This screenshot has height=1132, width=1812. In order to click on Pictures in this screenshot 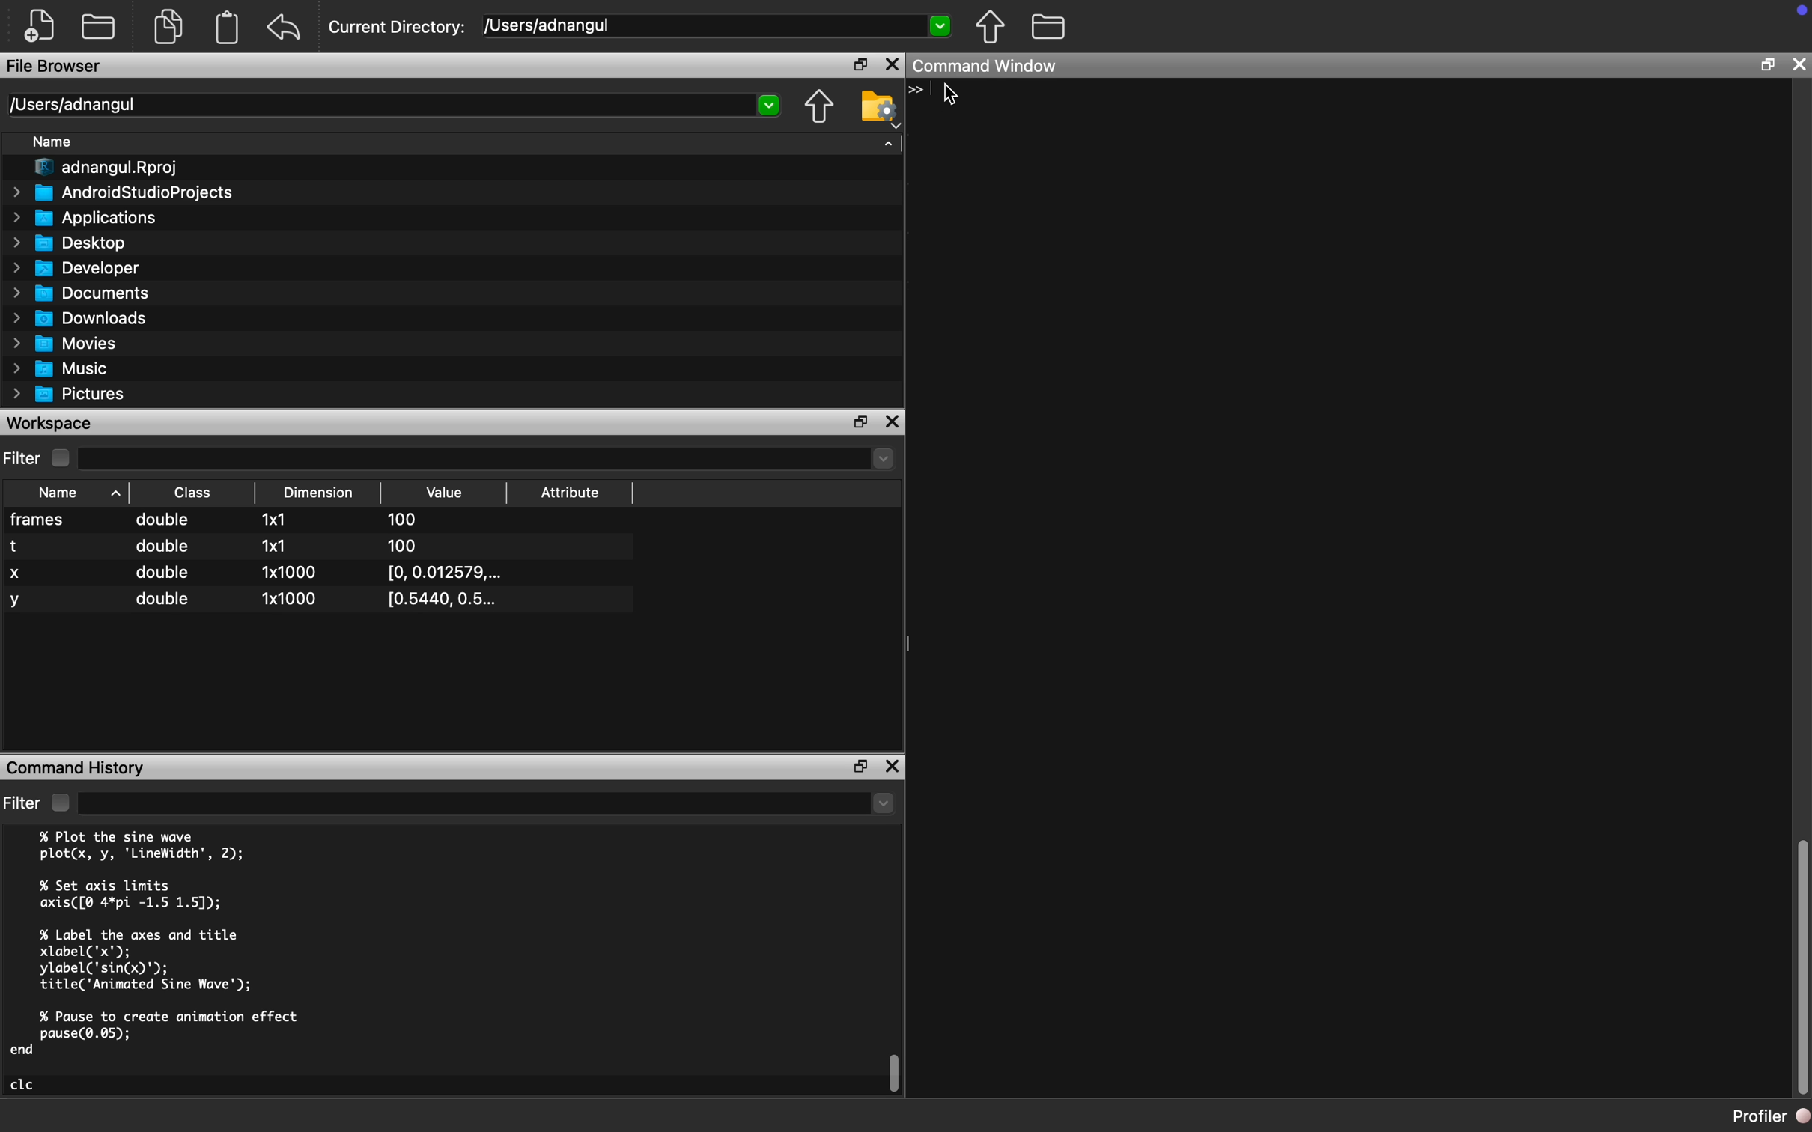, I will do `click(70, 393)`.